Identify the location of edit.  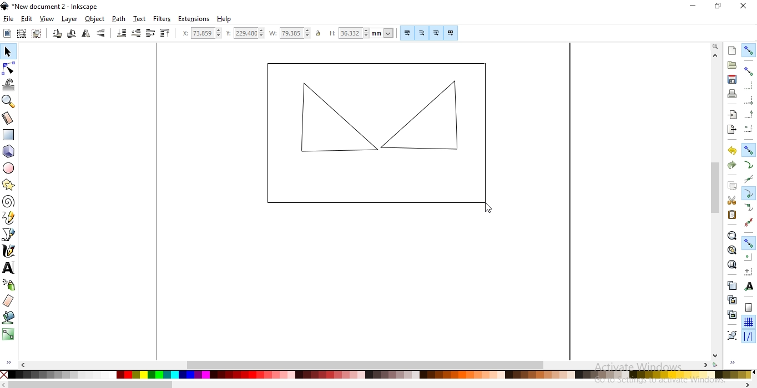
(27, 19).